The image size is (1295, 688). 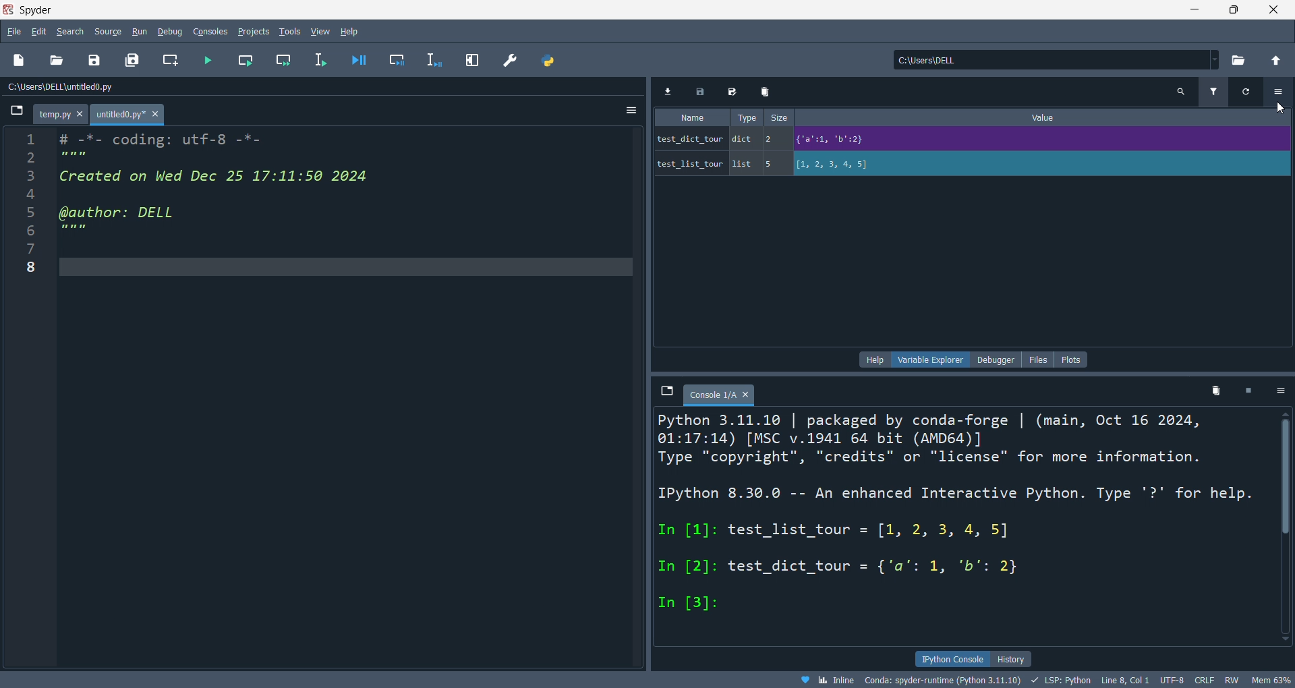 I want to click on browse tabs, so click(x=13, y=113).